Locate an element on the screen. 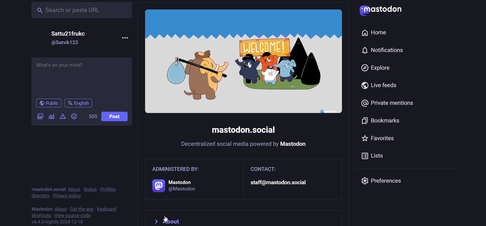 This screenshot has height=226, width=486. more is located at coordinates (125, 37).